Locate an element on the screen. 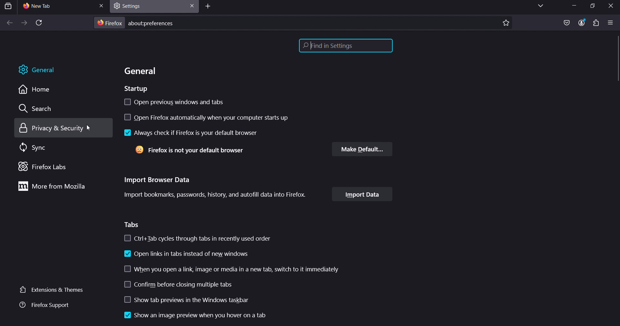 The width and height of the screenshot is (620, 326). close is located at coordinates (612, 5).